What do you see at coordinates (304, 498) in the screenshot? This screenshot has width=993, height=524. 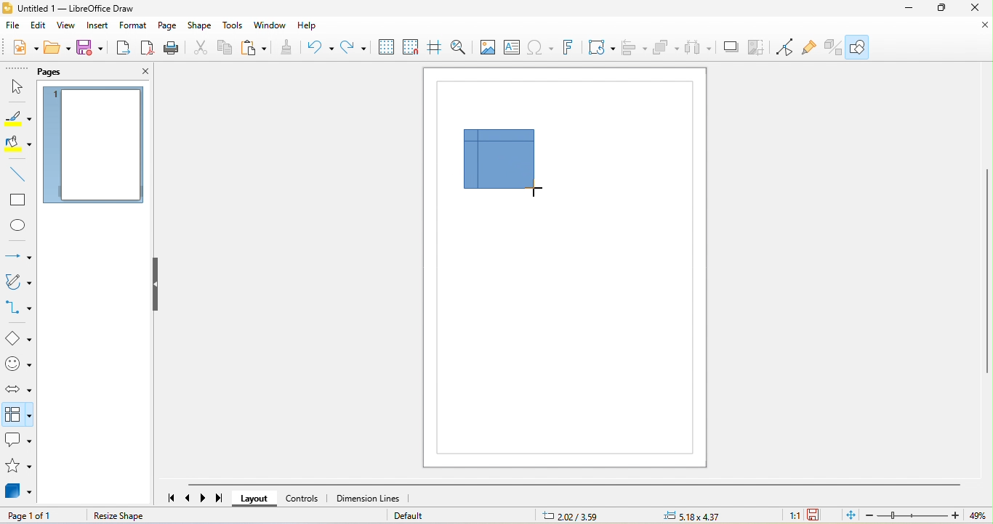 I see `controls` at bounding box center [304, 498].